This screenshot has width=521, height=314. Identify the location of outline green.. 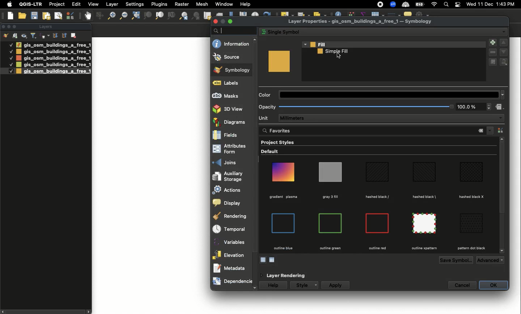
(331, 248).